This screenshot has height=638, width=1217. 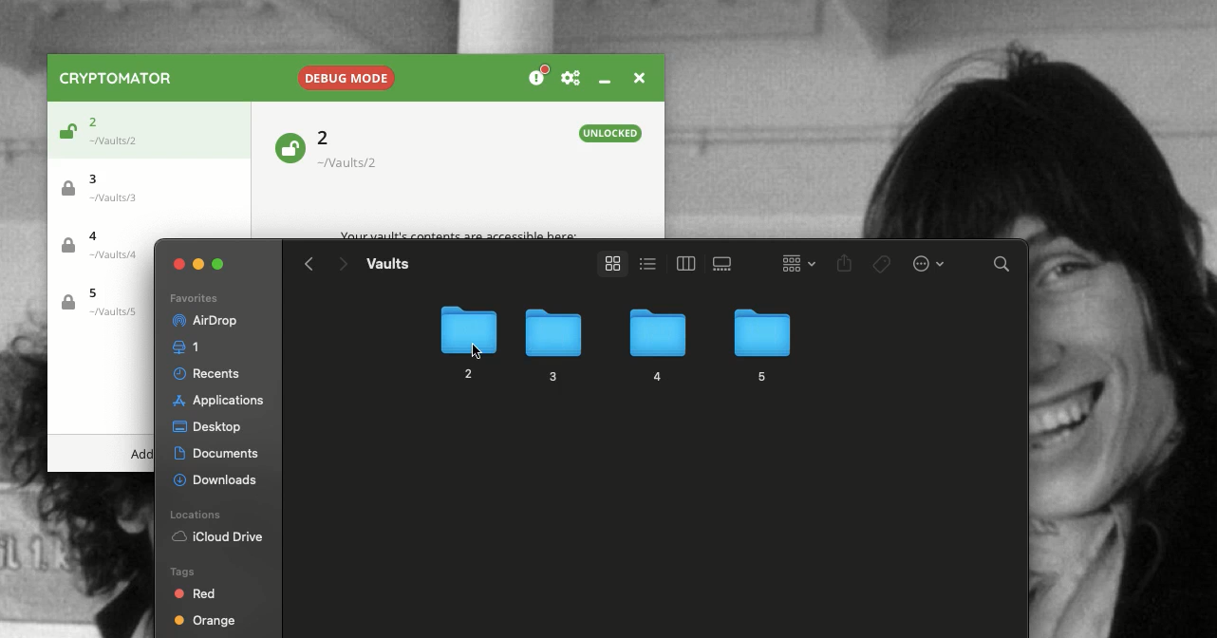 What do you see at coordinates (309, 264) in the screenshot?
I see `Back` at bounding box center [309, 264].